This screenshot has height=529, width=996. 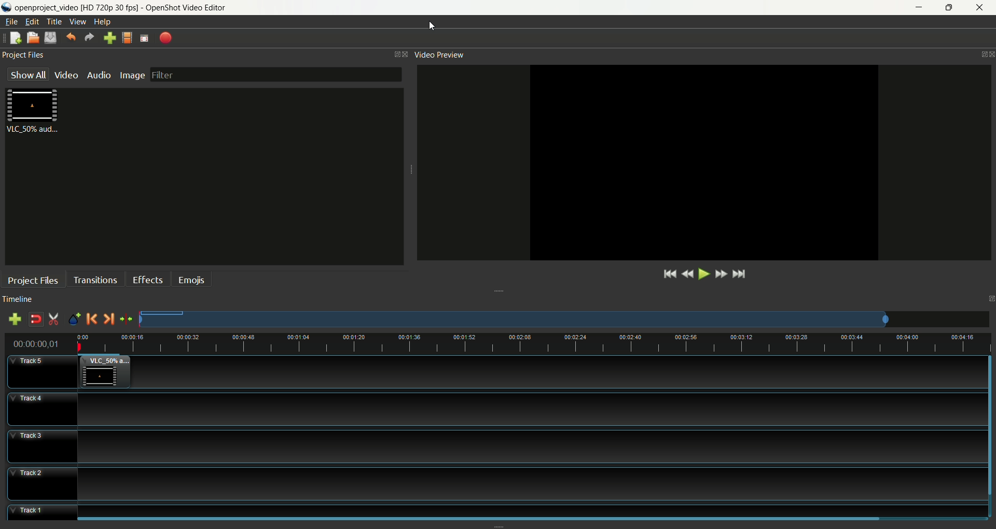 I want to click on zoom factor, so click(x=564, y=319).